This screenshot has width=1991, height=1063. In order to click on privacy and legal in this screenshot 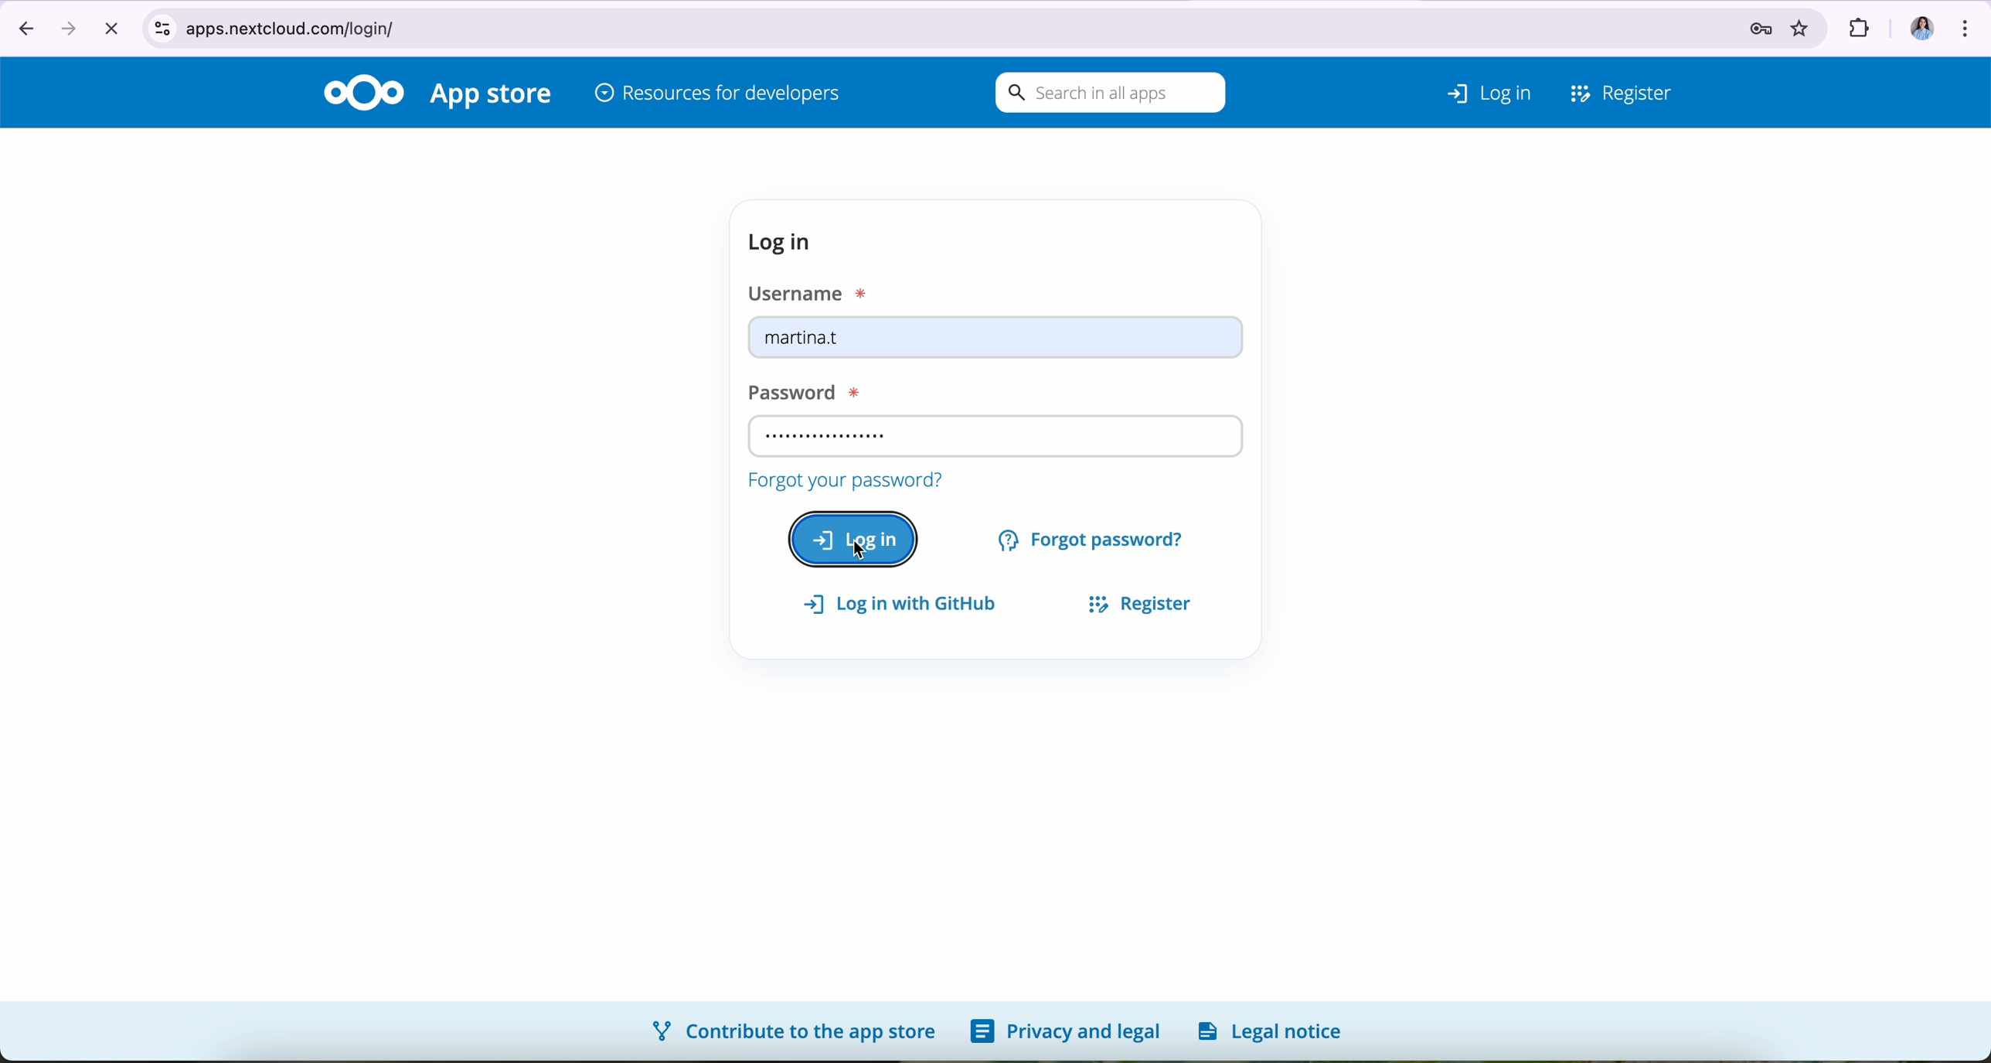, I will do `click(1065, 1032)`.